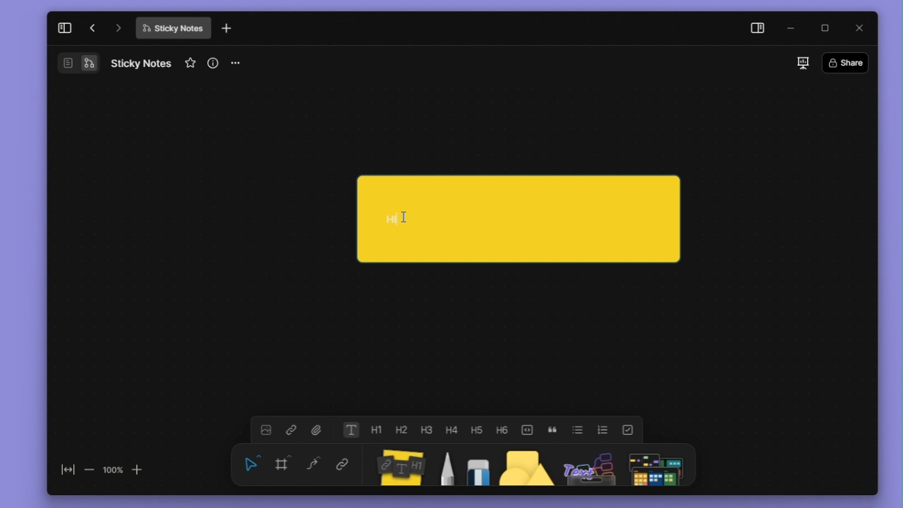 Image resolution: width=903 pixels, height=508 pixels. Describe the element at coordinates (171, 30) in the screenshot. I see `Sticky Notes` at that location.